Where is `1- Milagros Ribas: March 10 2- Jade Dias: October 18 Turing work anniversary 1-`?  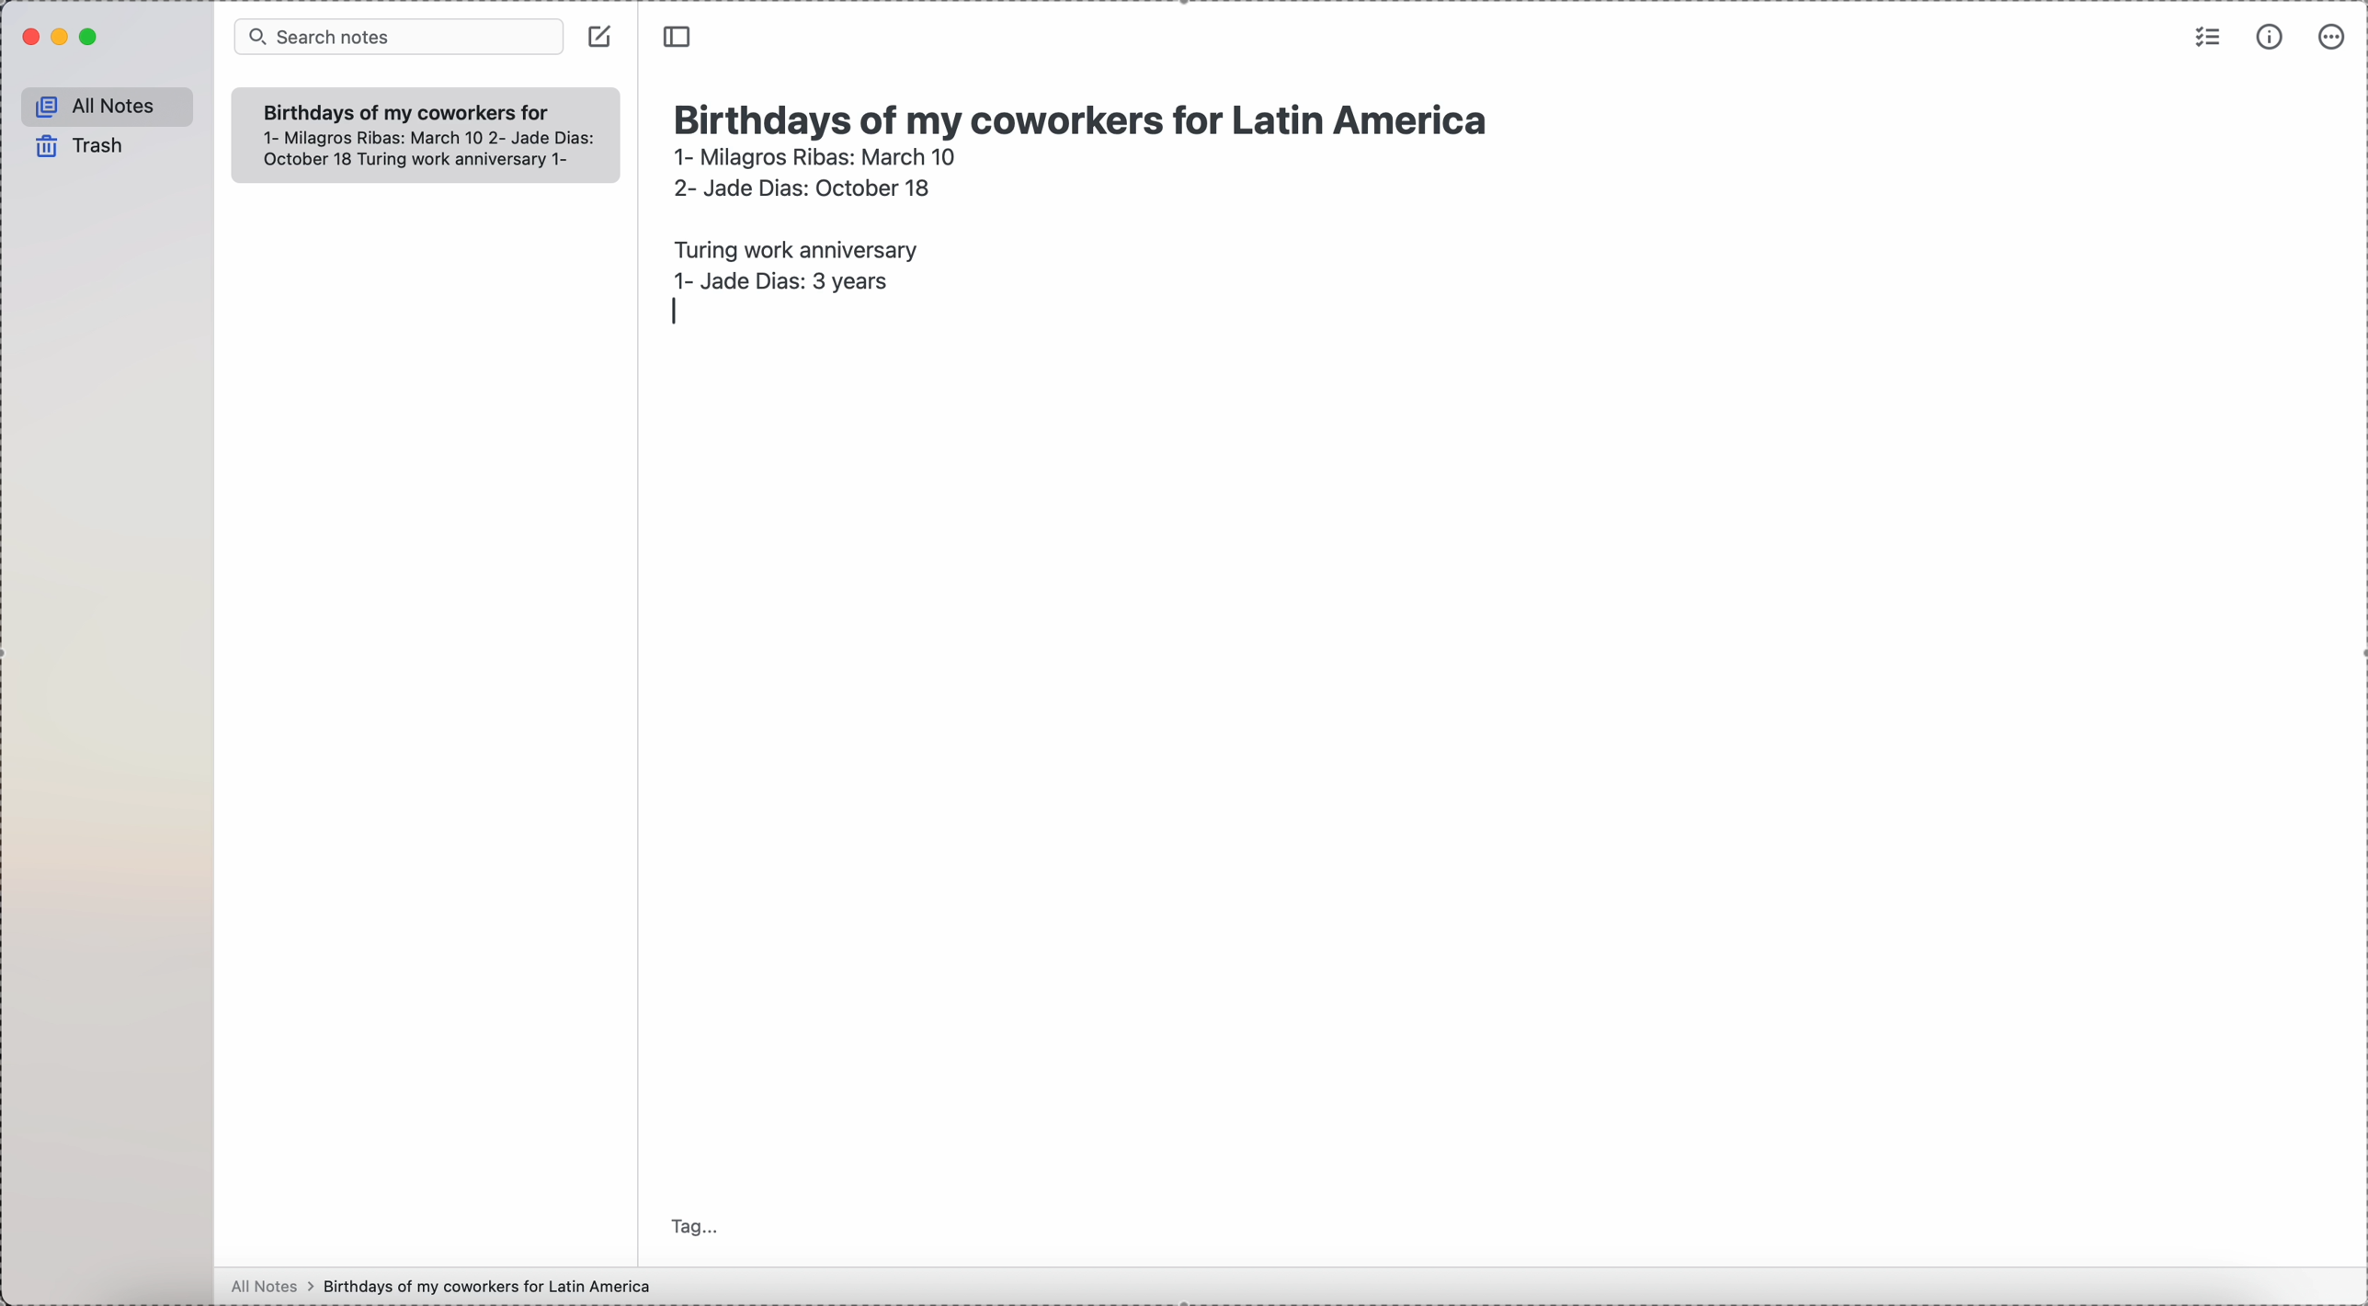
1- Milagros Ribas: March 10 2- Jade Dias: October 18 Turing work anniversary 1- is located at coordinates (416, 150).